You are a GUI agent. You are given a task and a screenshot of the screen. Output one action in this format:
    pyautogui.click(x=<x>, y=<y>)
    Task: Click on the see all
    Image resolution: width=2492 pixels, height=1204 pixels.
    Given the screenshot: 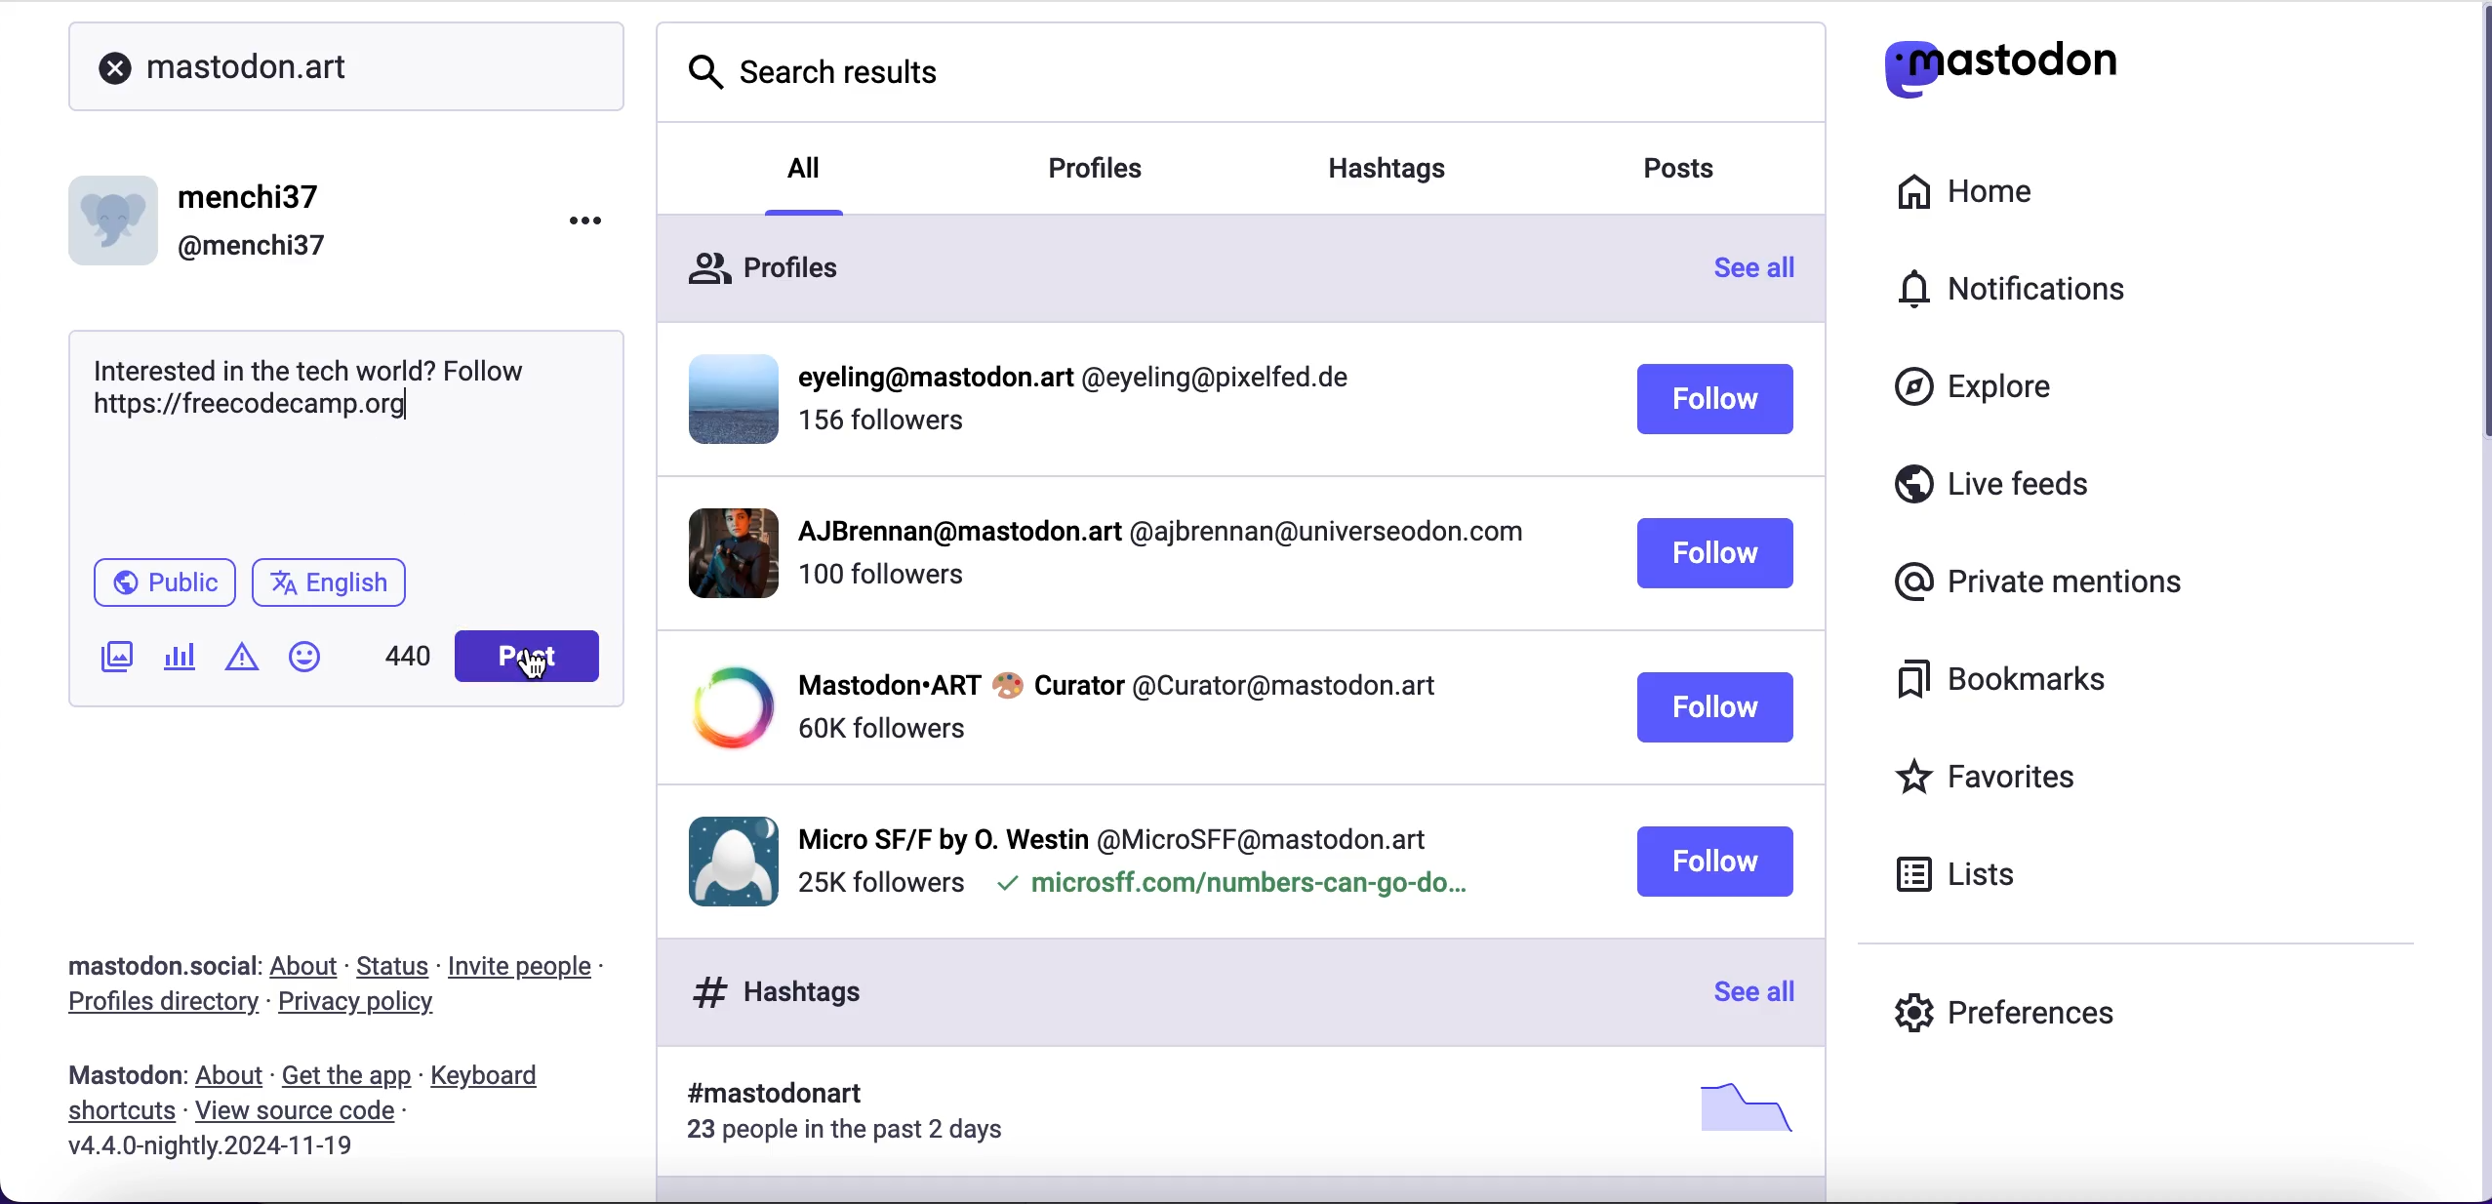 What is the action you would take?
    pyautogui.click(x=1769, y=278)
    